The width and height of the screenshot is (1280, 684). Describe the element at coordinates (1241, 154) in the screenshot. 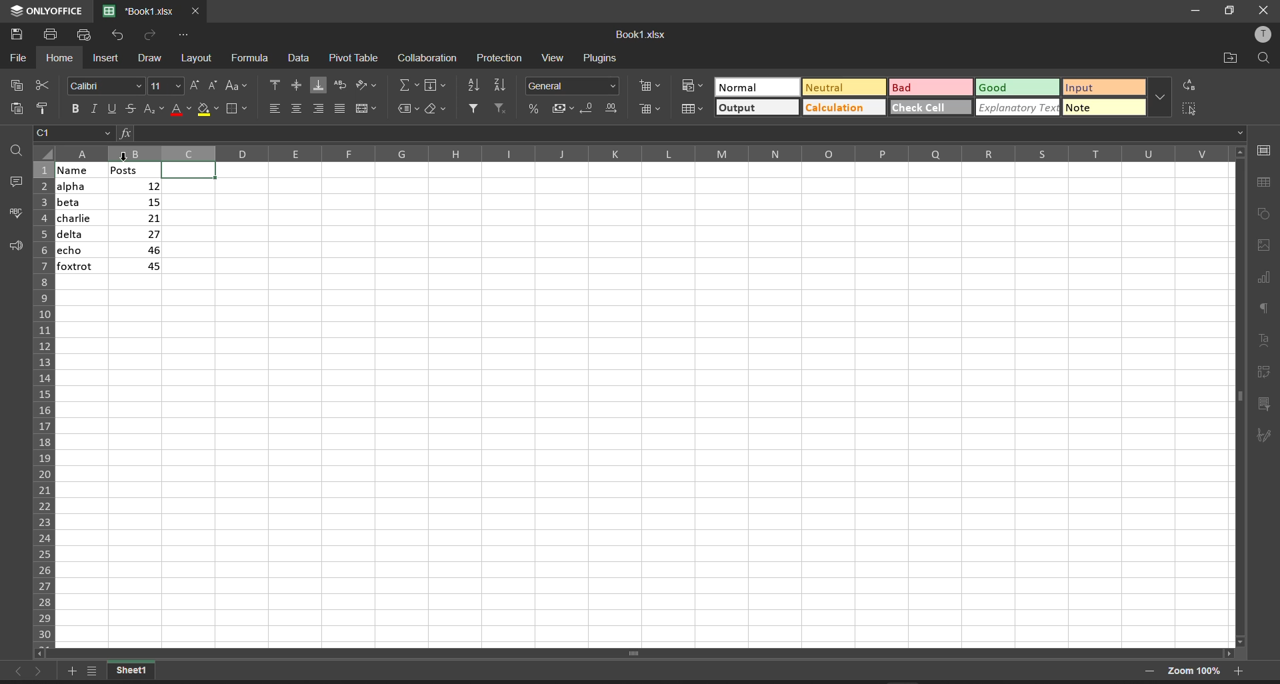

I see `scroll up` at that location.